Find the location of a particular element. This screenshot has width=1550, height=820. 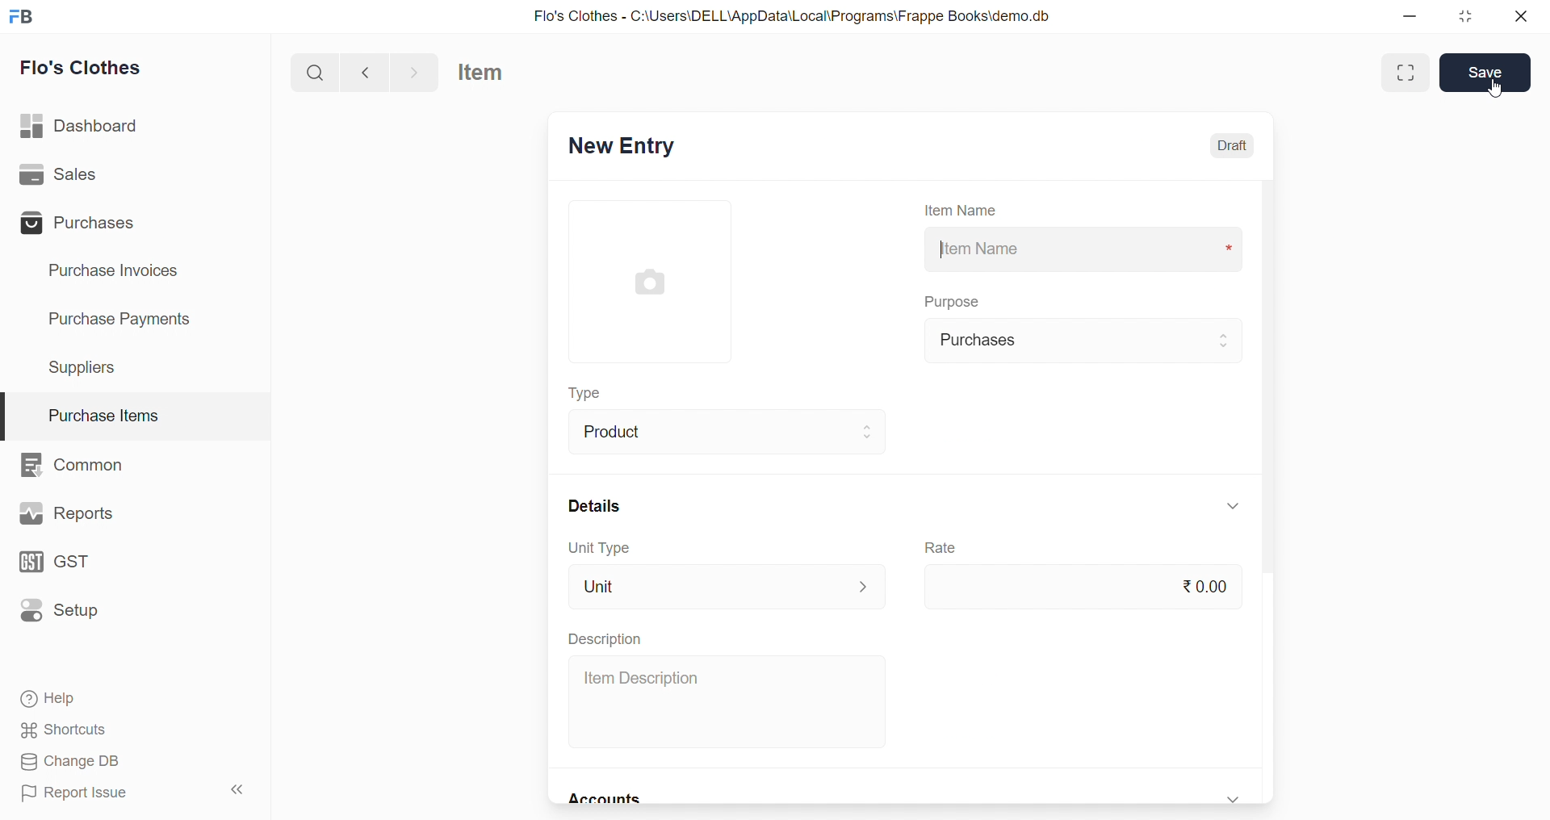

Item Description is located at coordinates (731, 702).